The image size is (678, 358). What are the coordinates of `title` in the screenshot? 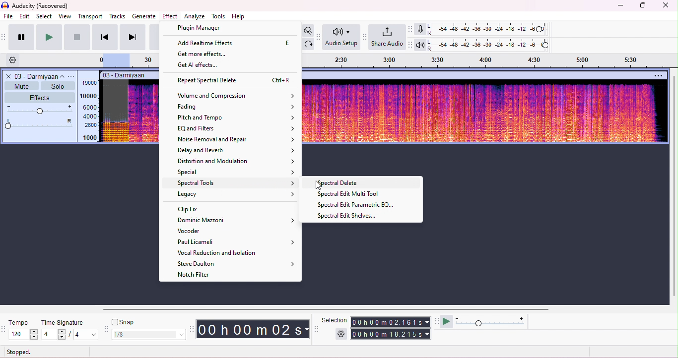 It's located at (36, 6).